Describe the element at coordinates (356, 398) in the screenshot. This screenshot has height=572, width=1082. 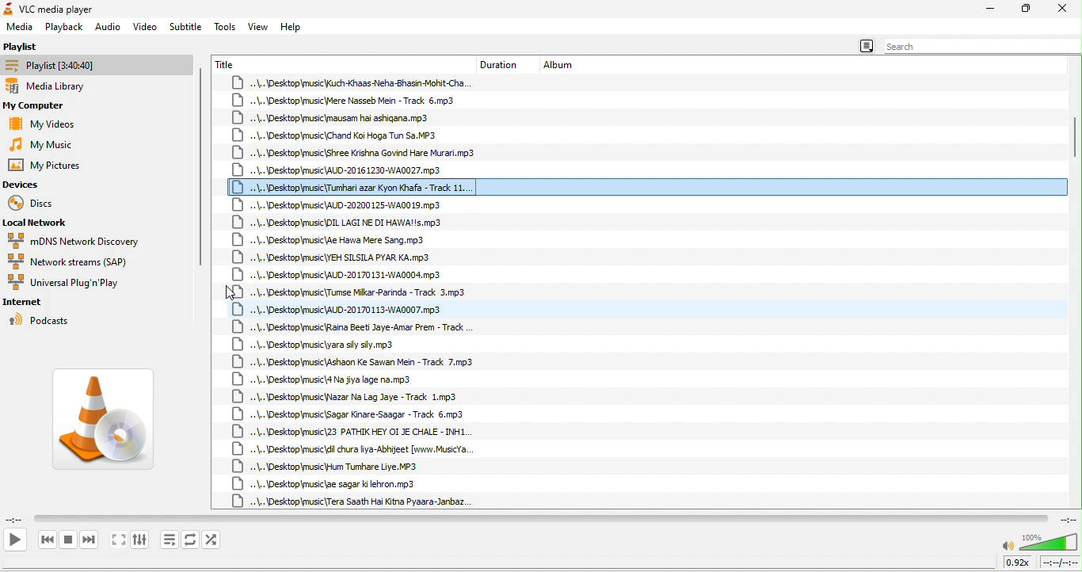
I see `\..\Desktop\music\Nazar Na Lag Jaye - Track 1.mp3` at that location.